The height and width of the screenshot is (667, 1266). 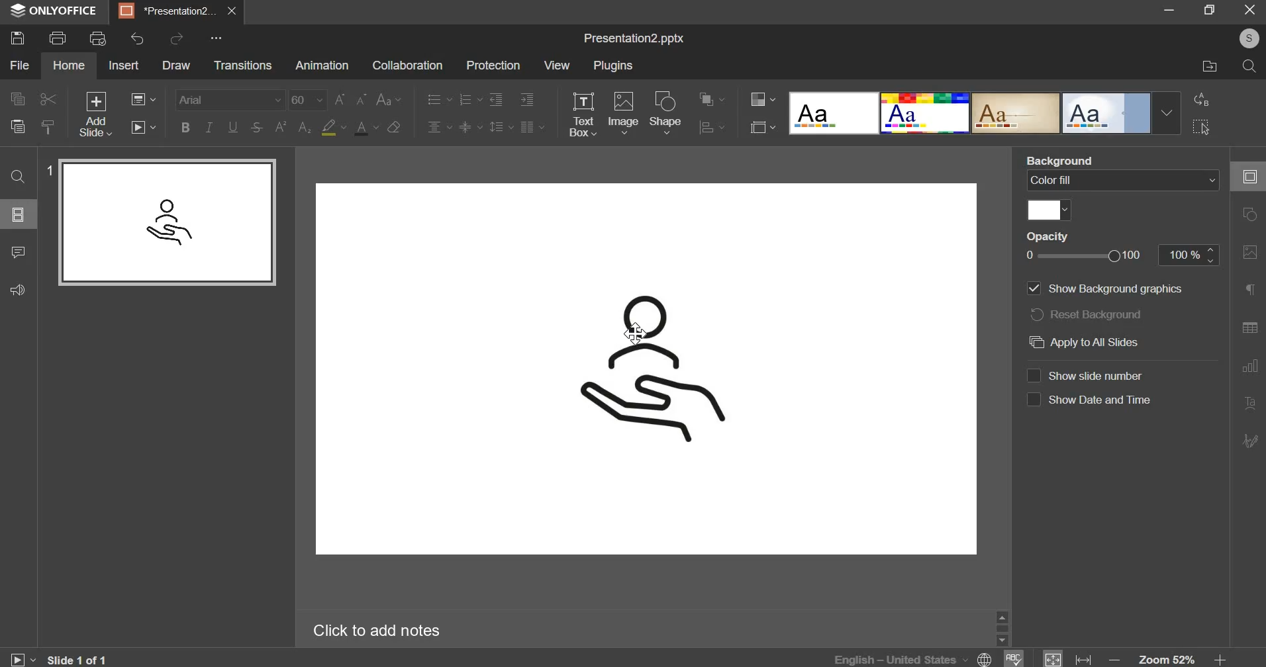 I want to click on search, so click(x=1251, y=67).